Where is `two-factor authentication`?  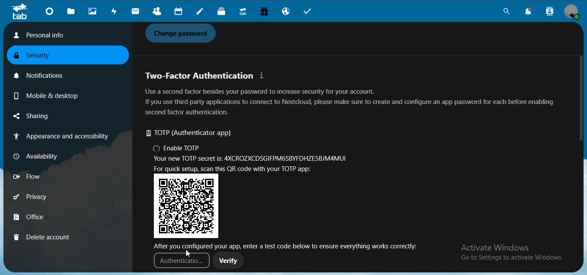 two-factor authentication is located at coordinates (206, 76).